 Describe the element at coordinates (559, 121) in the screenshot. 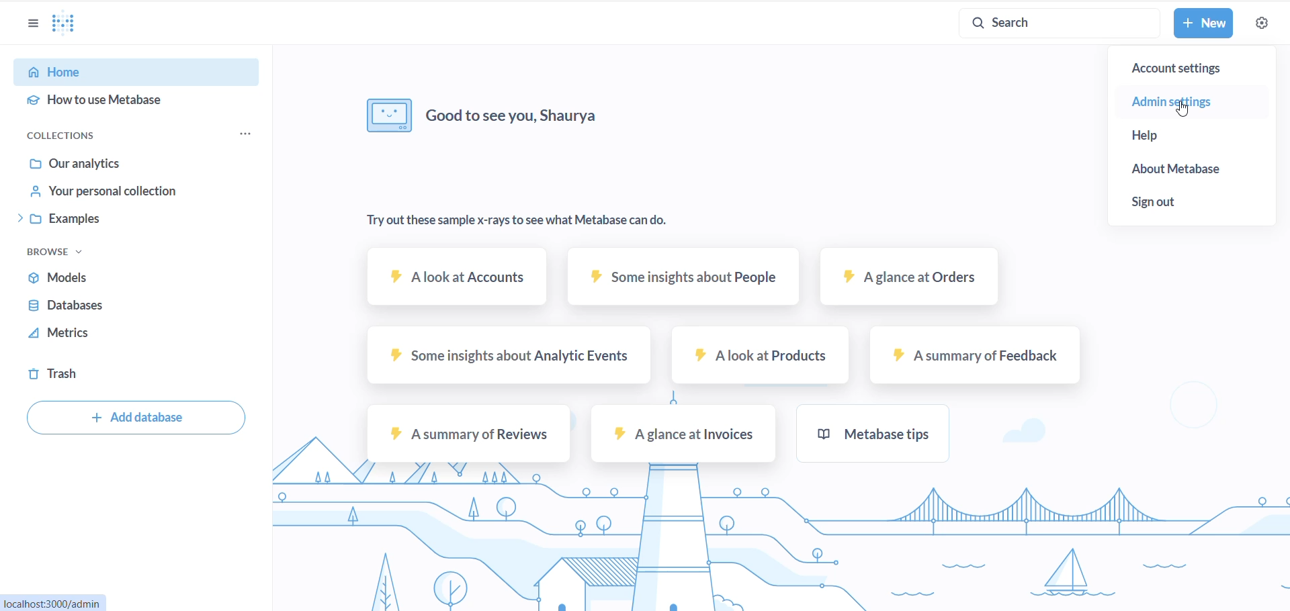

I see `TEXT` at that location.